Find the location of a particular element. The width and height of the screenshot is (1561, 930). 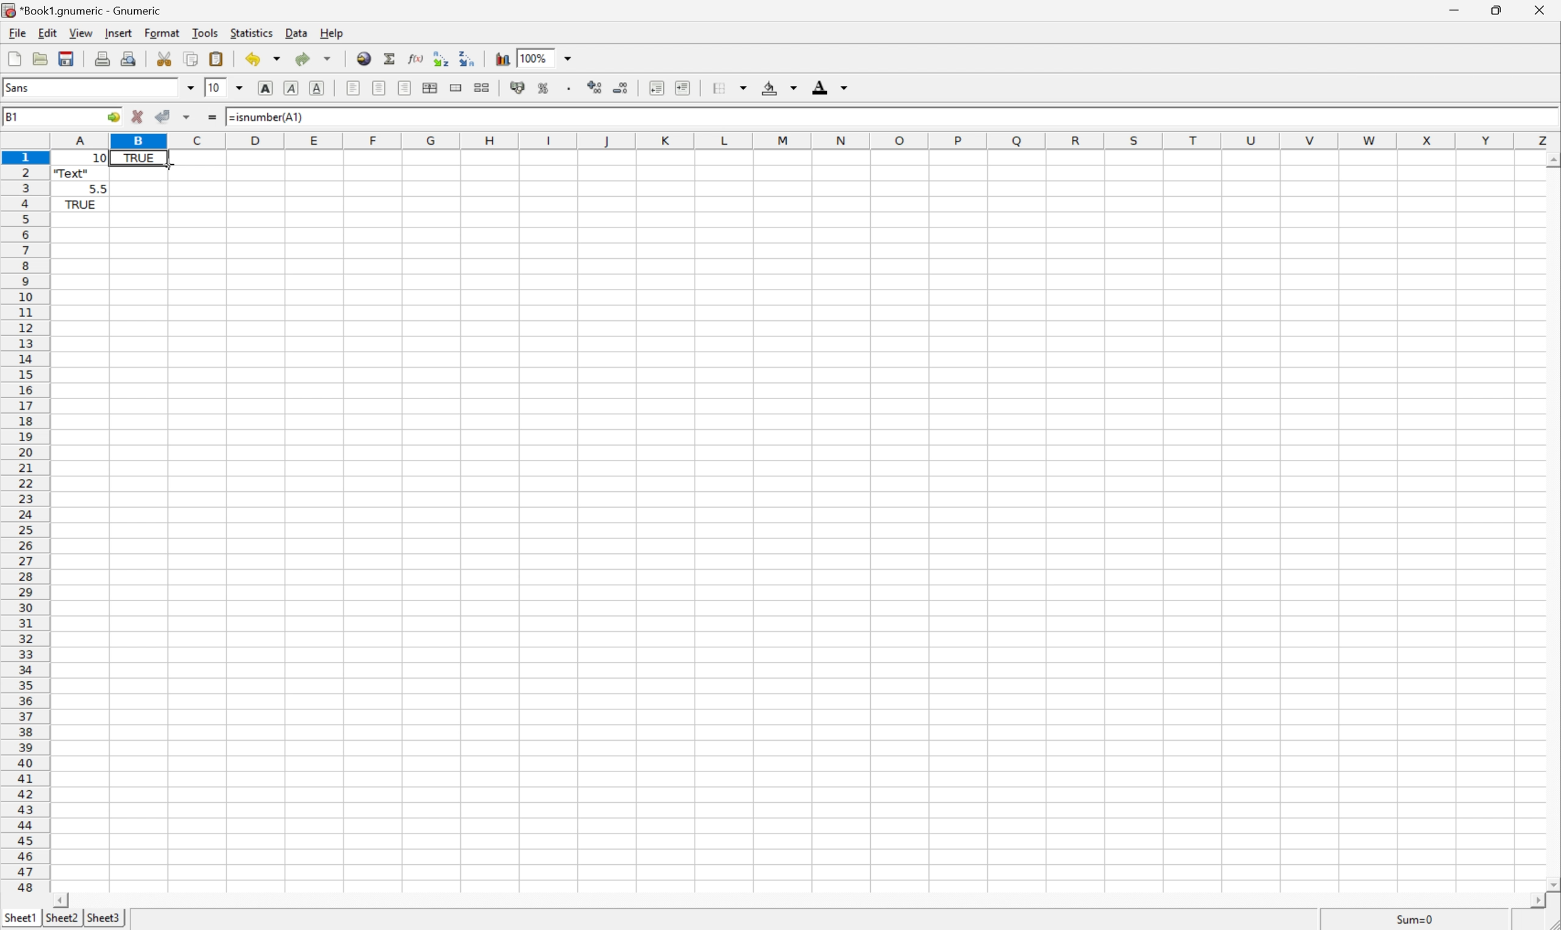

Merge a range of cells is located at coordinates (457, 87).